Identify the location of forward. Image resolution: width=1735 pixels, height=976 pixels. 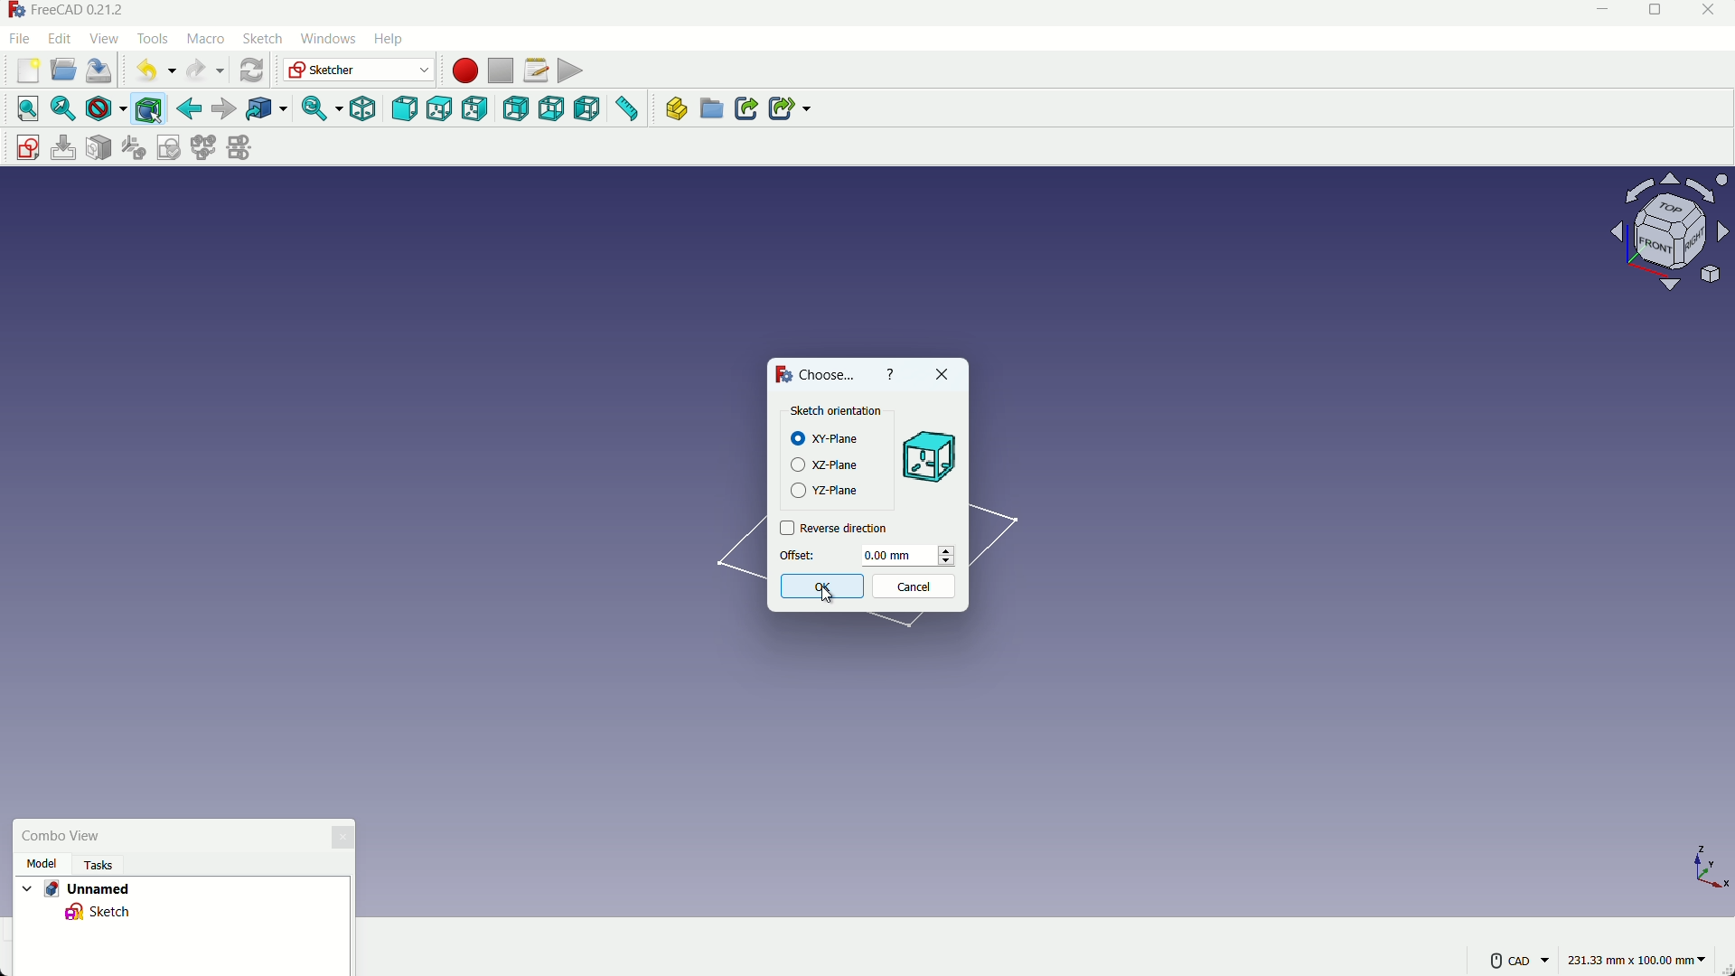
(223, 109).